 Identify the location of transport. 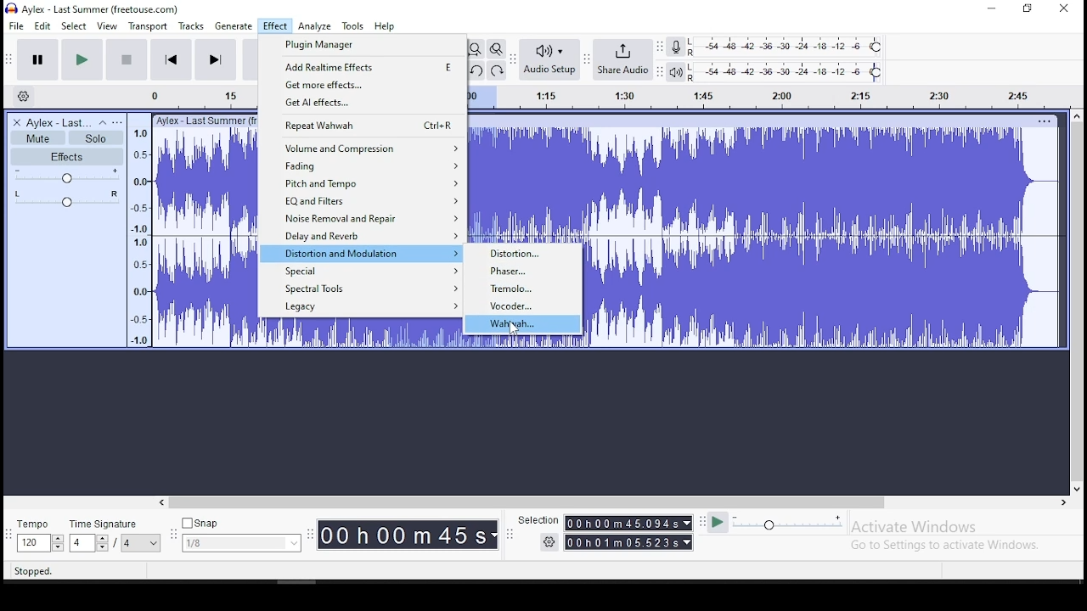
(147, 25).